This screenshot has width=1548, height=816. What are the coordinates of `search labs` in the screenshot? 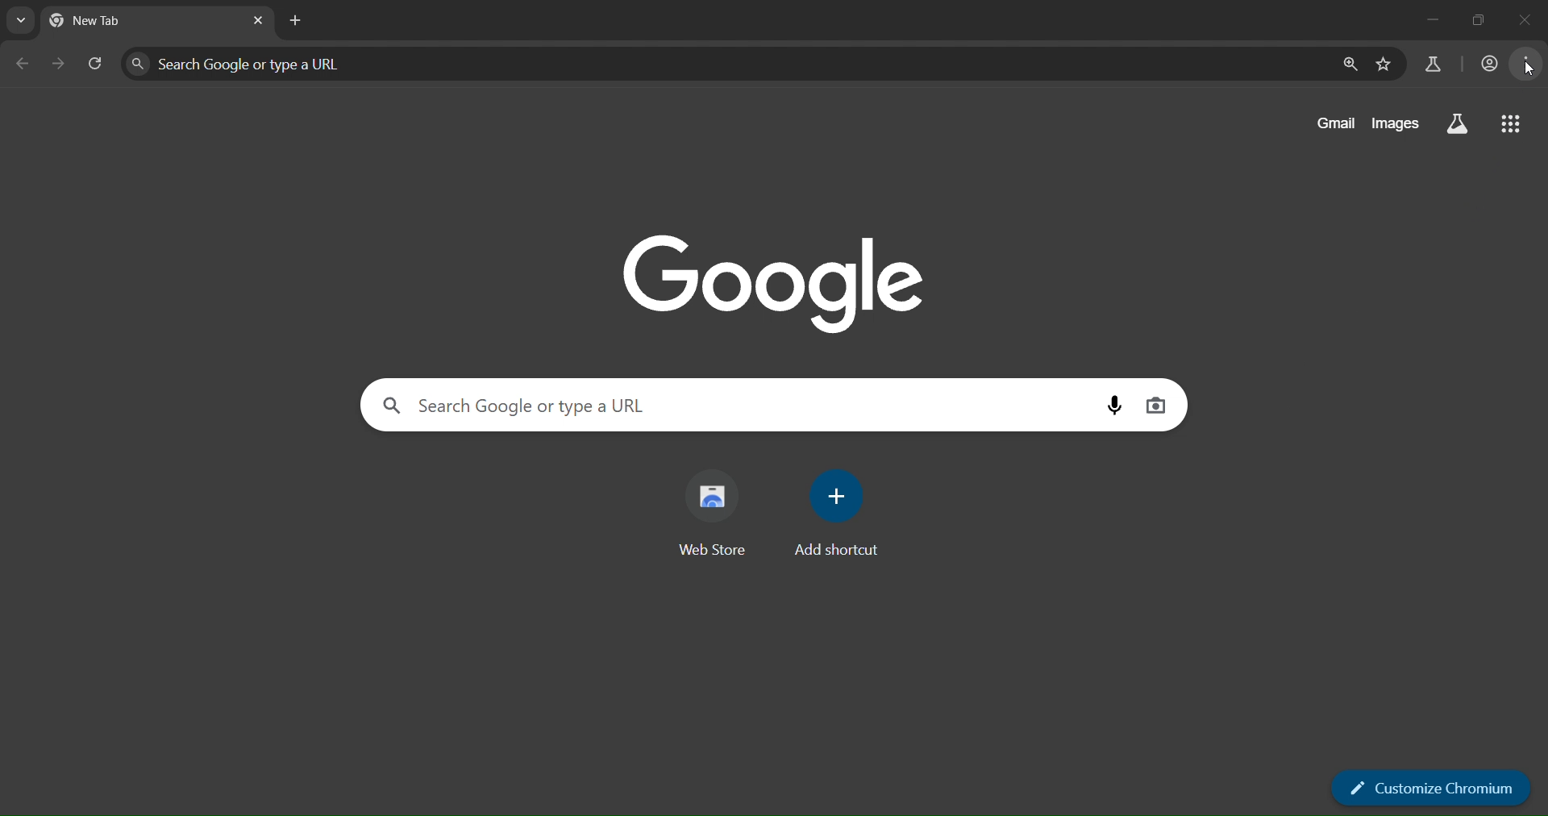 It's located at (1435, 65).